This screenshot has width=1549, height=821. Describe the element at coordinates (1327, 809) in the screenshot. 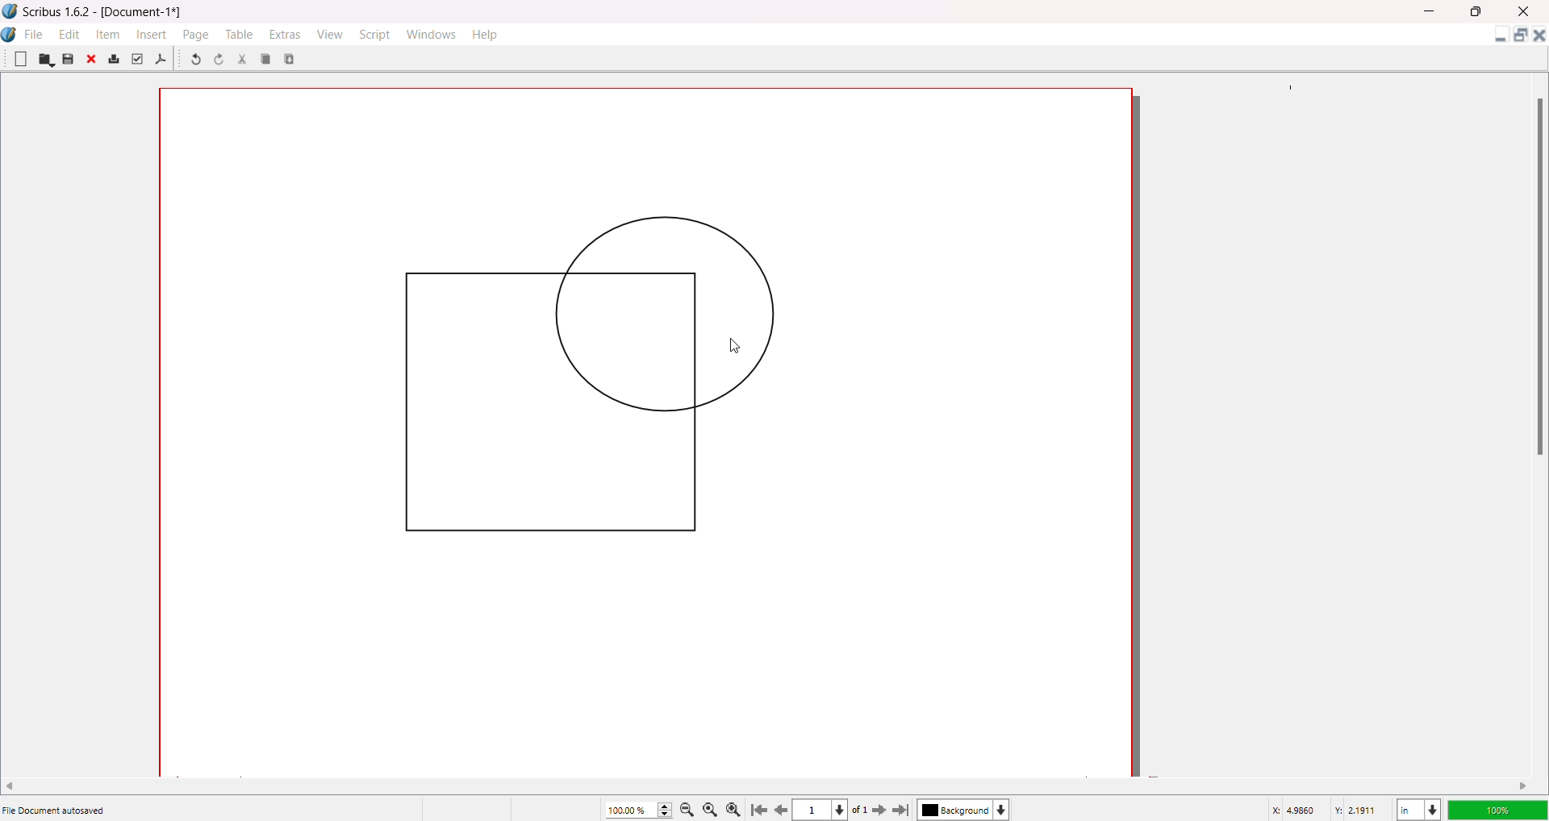

I see `Latitude/Longitude` at that location.